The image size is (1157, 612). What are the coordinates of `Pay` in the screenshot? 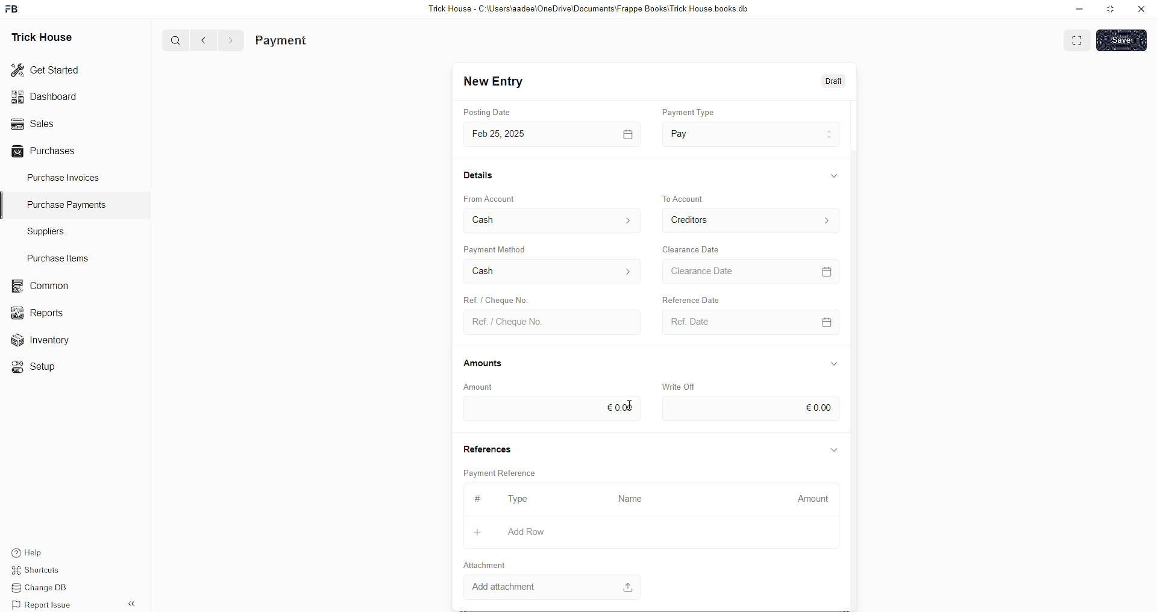 It's located at (699, 133).